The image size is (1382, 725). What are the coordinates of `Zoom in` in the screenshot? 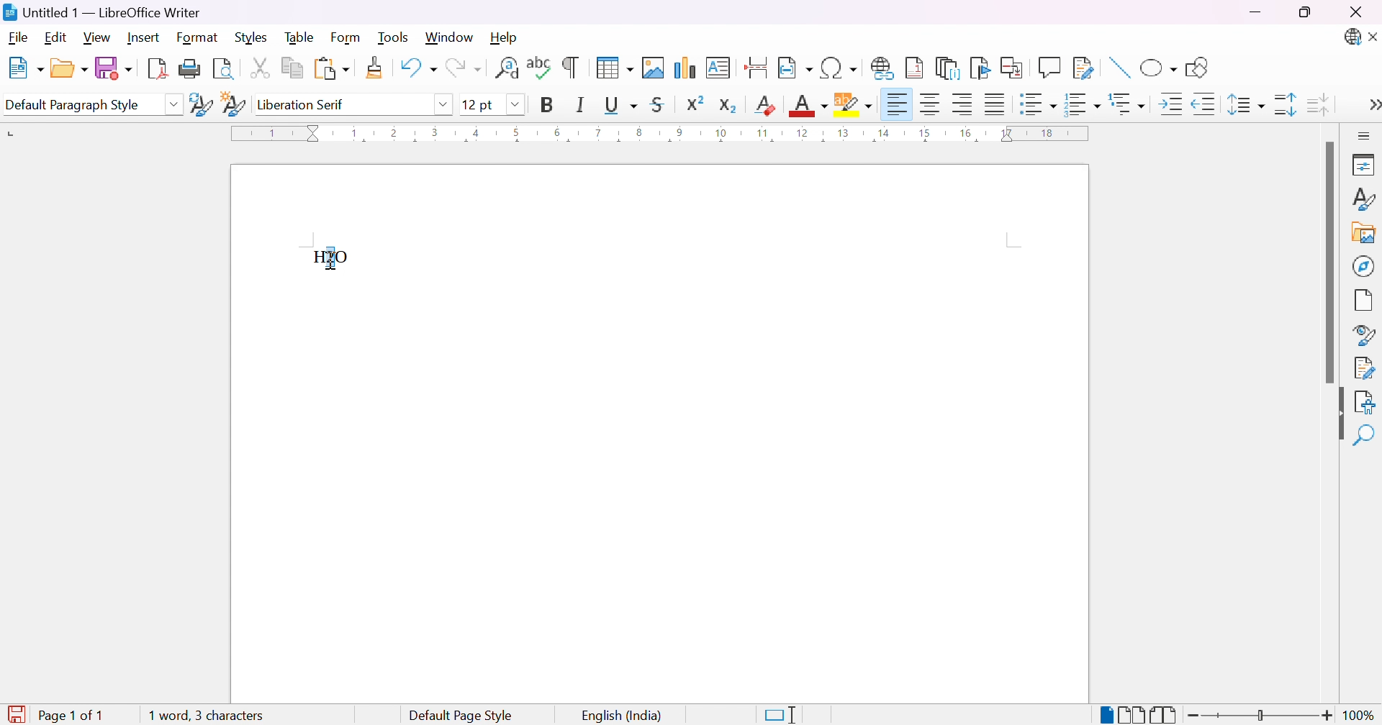 It's located at (1326, 717).